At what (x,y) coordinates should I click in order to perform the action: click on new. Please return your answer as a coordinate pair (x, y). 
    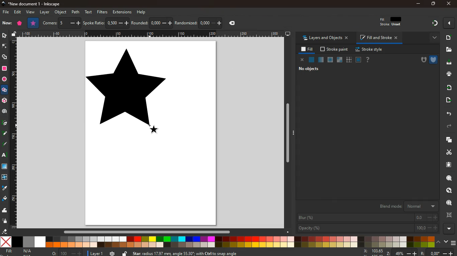
    Looking at the image, I should click on (447, 38).